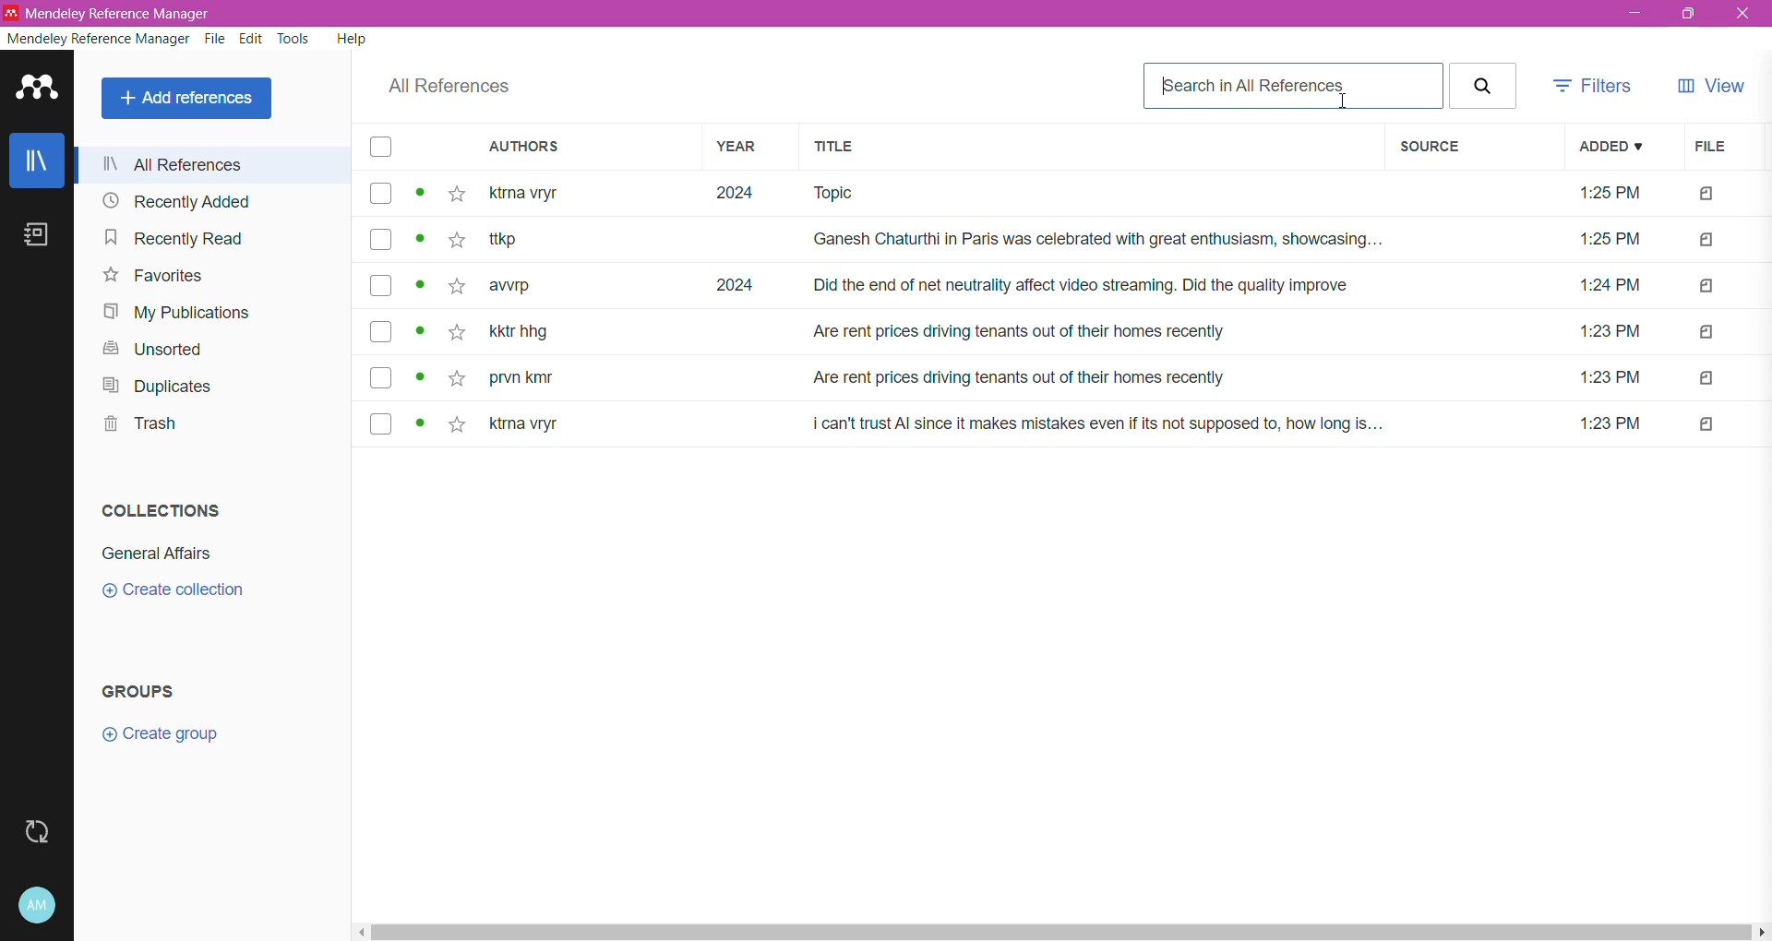 The width and height of the screenshot is (1772, 941). What do you see at coordinates (1071, 424) in the screenshot?
I see `ktrna vryr i can't trust Al since it makes mistakes even if its not supposed to, how long is... 1:23 PM` at bounding box center [1071, 424].